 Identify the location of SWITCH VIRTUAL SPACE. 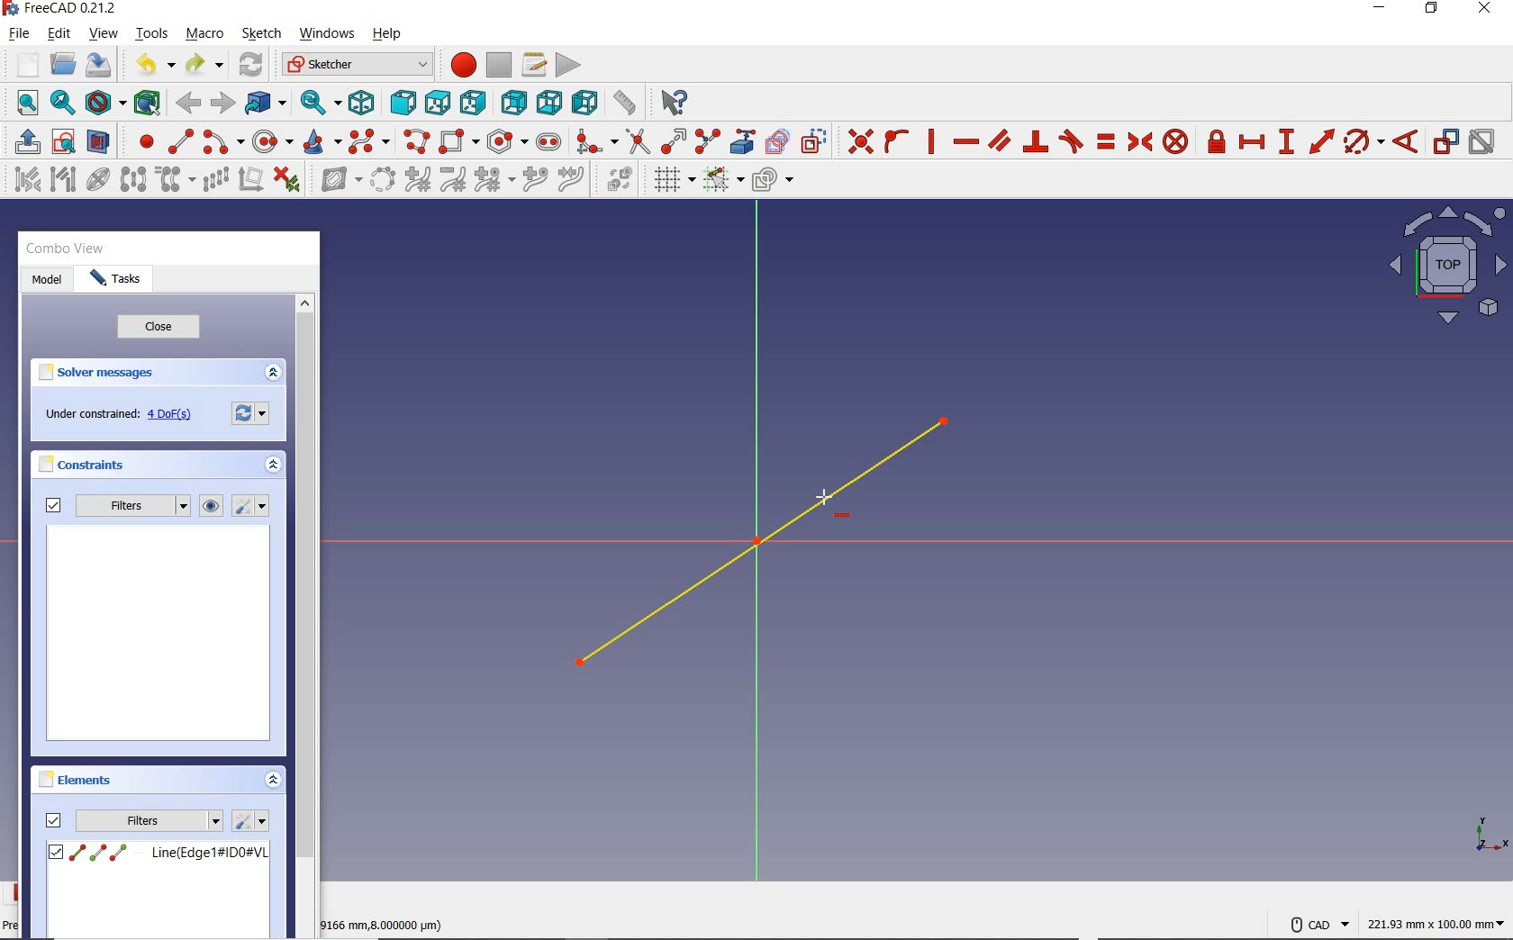
(620, 178).